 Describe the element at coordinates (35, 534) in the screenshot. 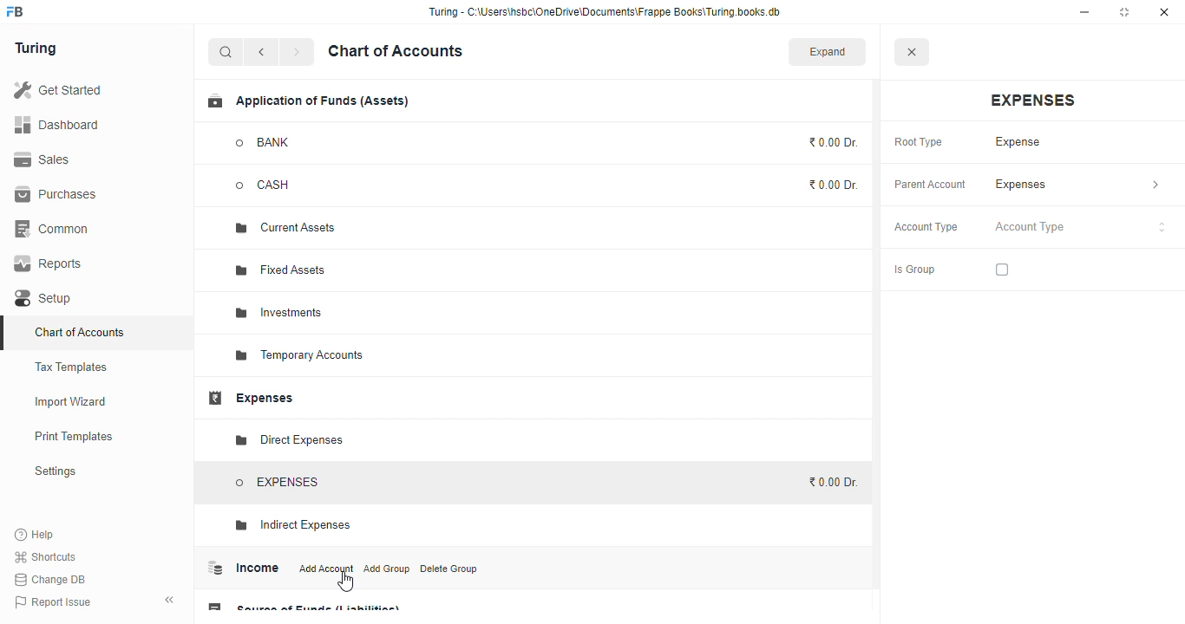

I see `help` at that location.